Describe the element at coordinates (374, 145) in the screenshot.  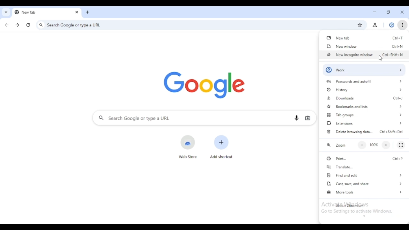
I see `100%` at that location.